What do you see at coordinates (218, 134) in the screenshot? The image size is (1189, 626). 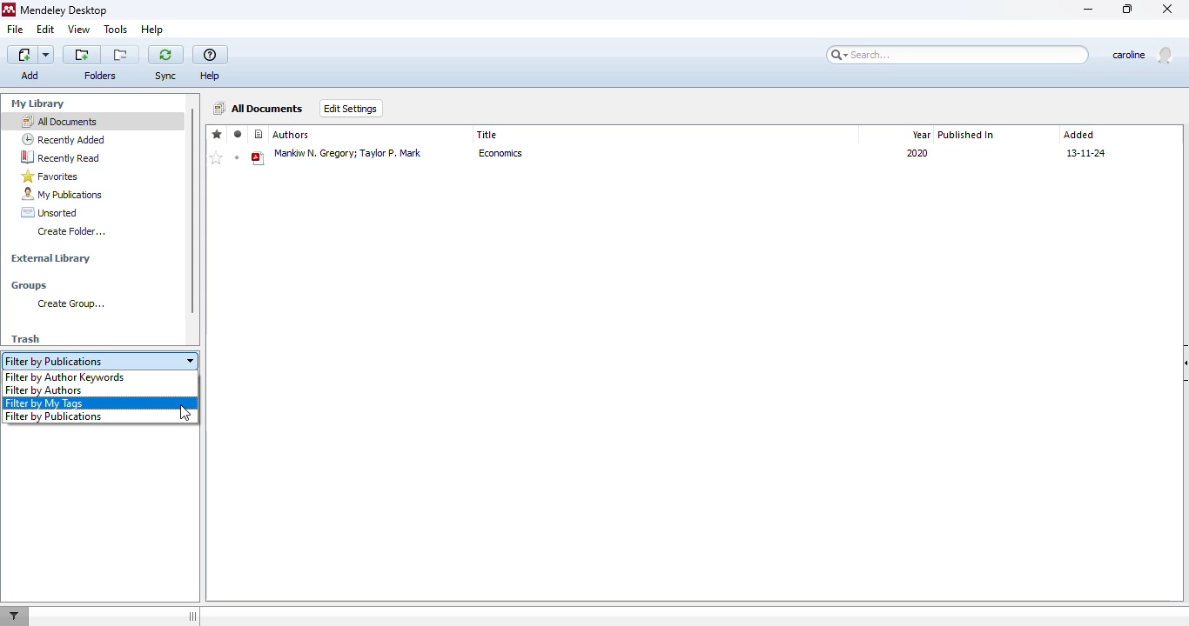 I see `favorites` at bounding box center [218, 134].